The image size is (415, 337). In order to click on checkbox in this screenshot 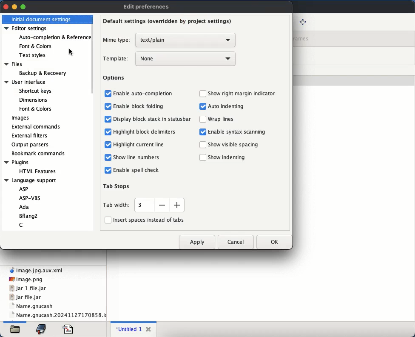, I will do `click(203, 158)`.